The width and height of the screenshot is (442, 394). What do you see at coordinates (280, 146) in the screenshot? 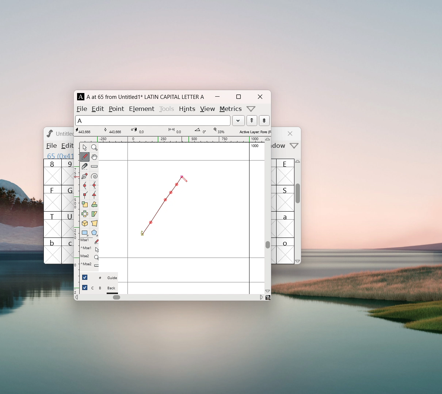
I see `window` at bounding box center [280, 146].